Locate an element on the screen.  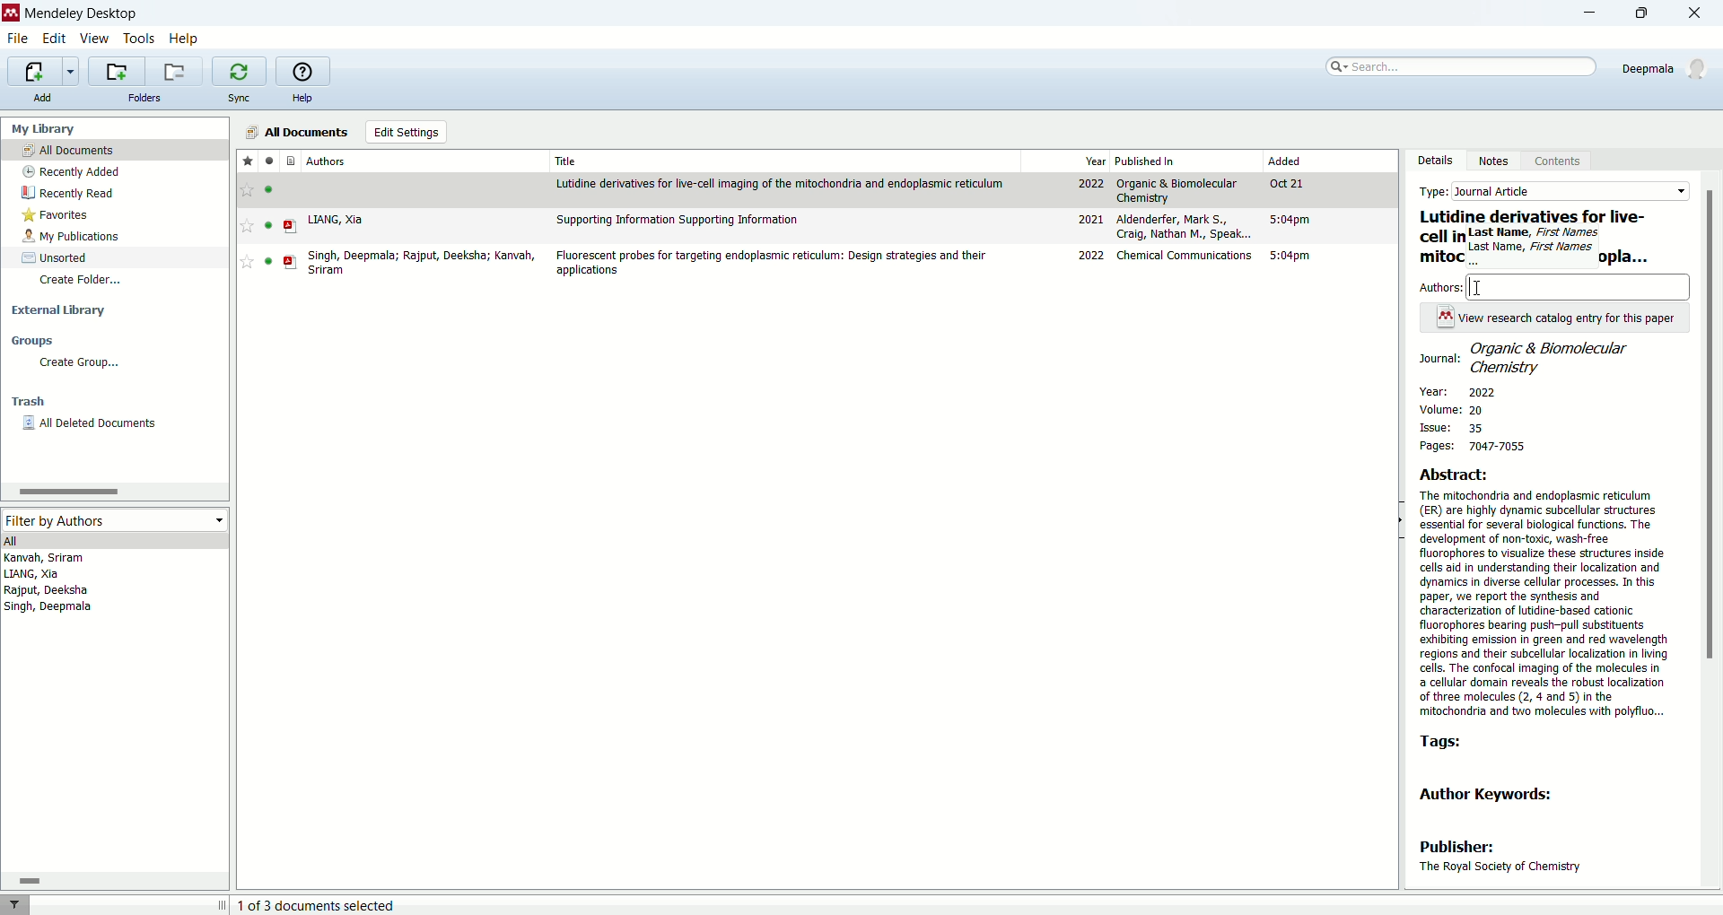
added is located at coordinates (1301, 161).